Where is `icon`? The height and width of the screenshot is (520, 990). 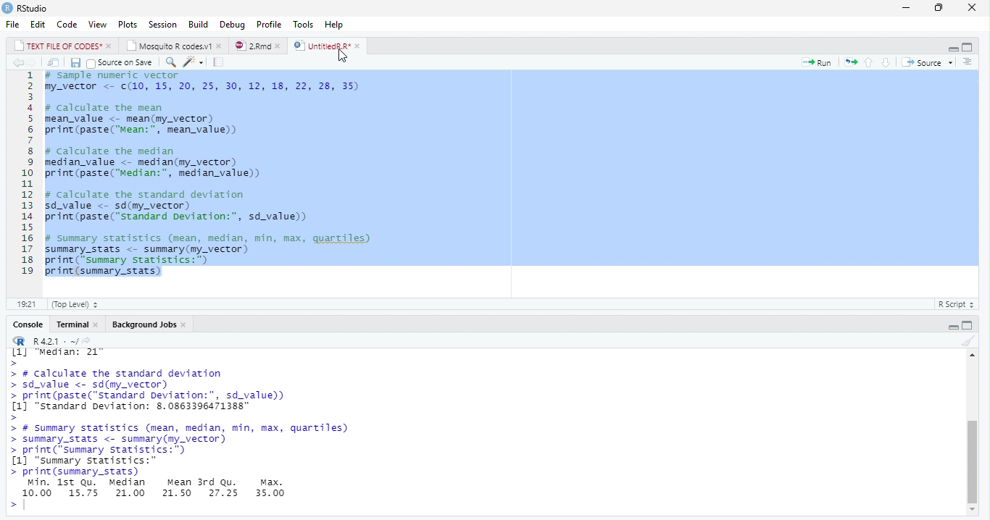 icon is located at coordinates (19, 341).